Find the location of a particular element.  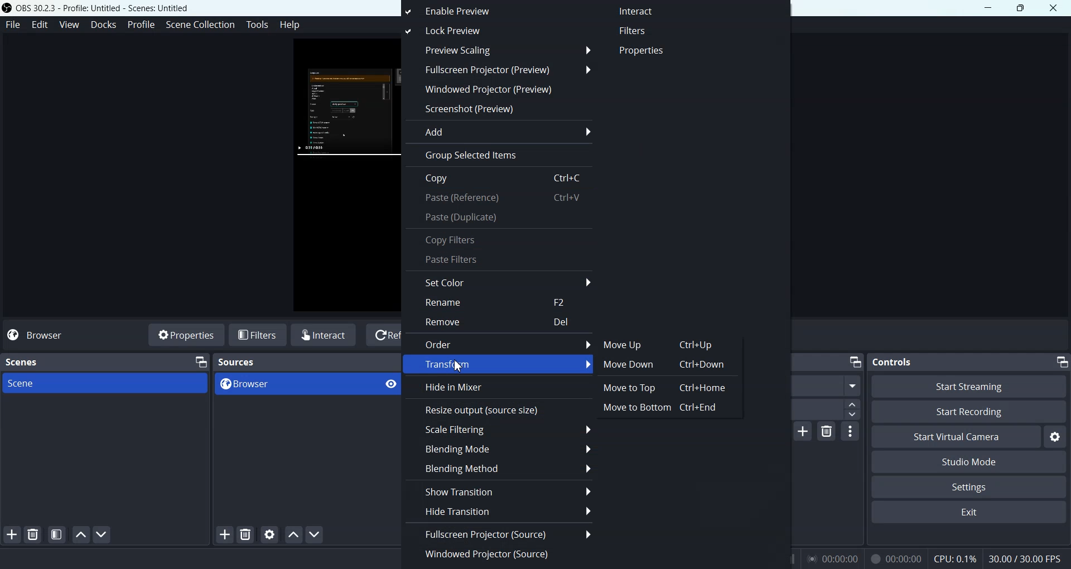

Tools is located at coordinates (257, 24).